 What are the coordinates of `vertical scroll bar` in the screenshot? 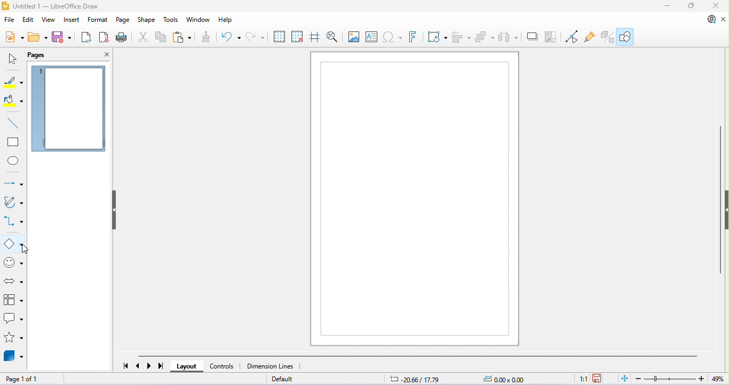 It's located at (720, 202).